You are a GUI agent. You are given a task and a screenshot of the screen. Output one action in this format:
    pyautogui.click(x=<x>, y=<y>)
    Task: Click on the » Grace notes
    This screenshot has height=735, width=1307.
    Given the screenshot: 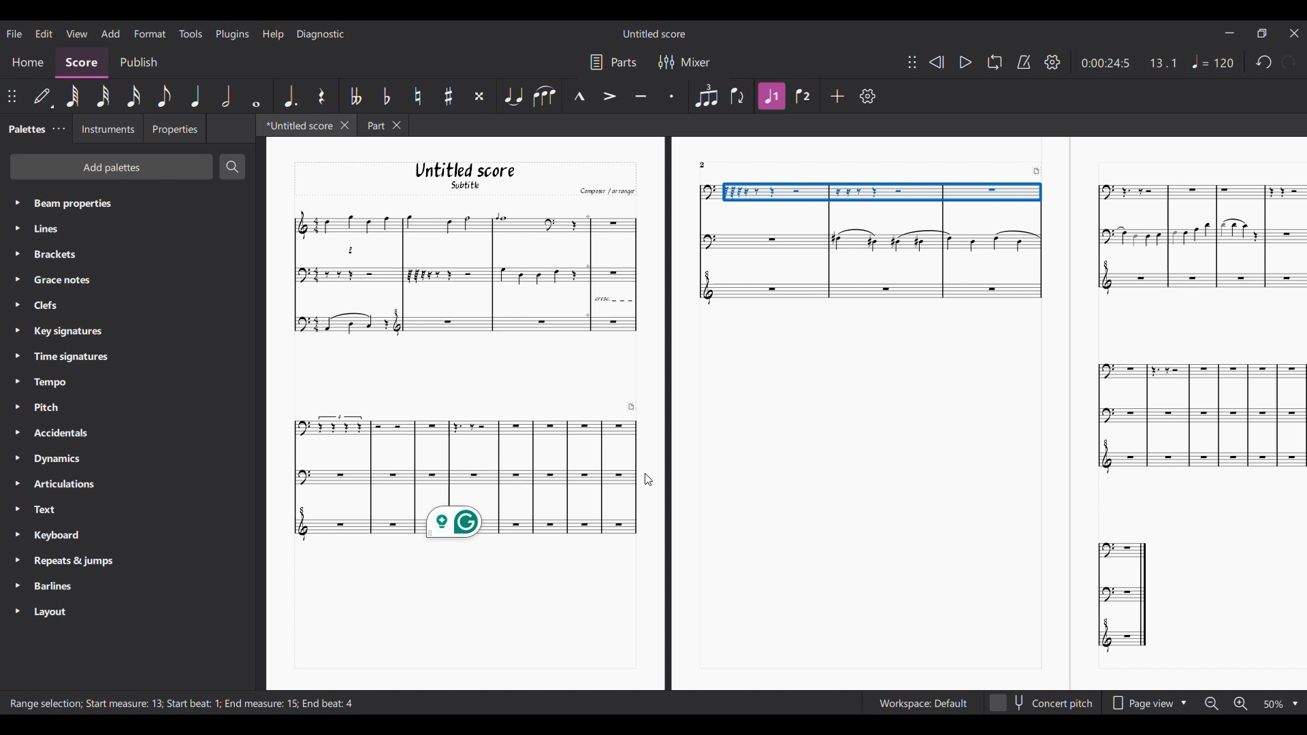 What is the action you would take?
    pyautogui.click(x=59, y=280)
    